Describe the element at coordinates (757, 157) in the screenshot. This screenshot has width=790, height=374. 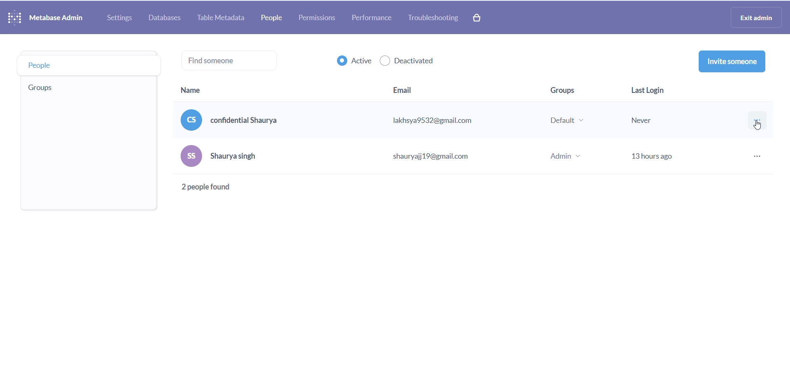
I see `more options` at that location.